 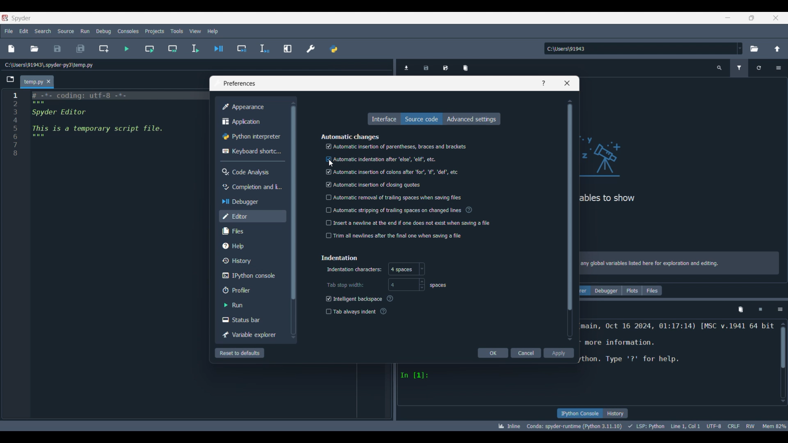 I want to click on Software logo, so click(x=5, y=18).